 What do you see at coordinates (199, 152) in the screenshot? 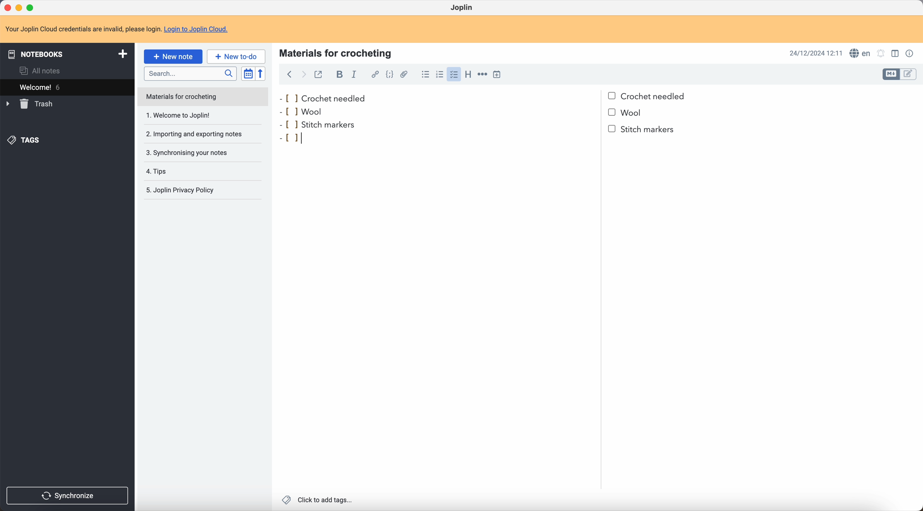
I see `synchronising your notes` at bounding box center [199, 152].